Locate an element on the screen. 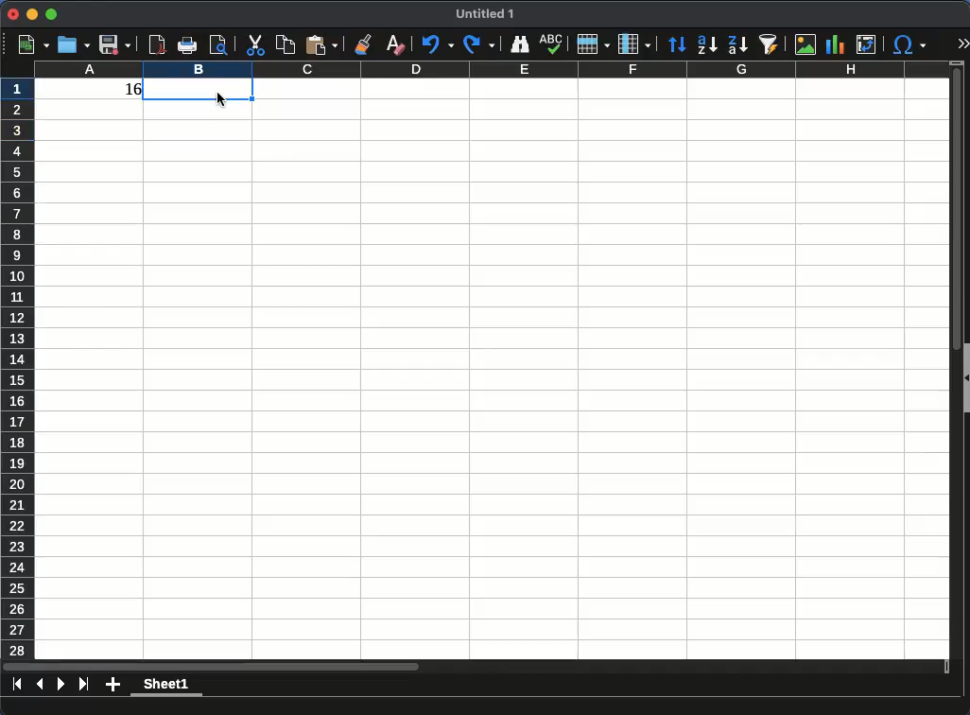  autofilter is located at coordinates (770, 44).